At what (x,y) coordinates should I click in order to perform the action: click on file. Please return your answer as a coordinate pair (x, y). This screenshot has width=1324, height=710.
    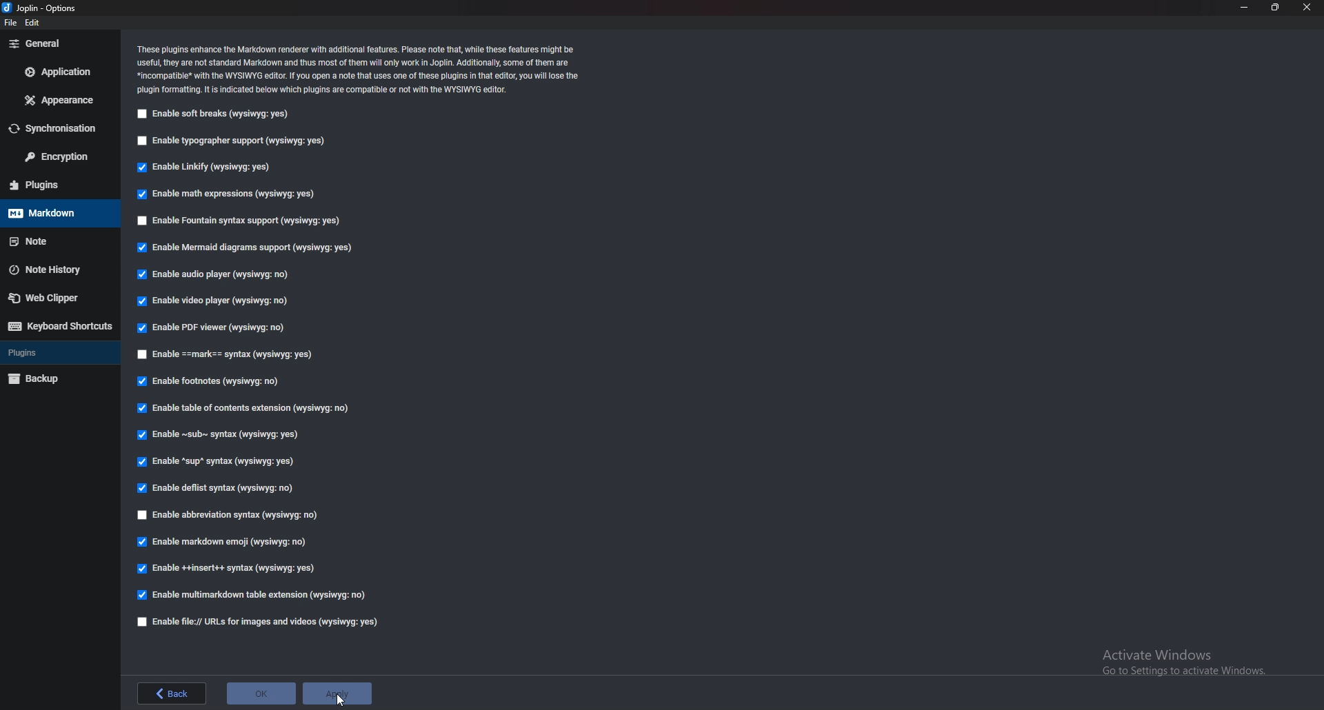
    Looking at the image, I should click on (10, 22).